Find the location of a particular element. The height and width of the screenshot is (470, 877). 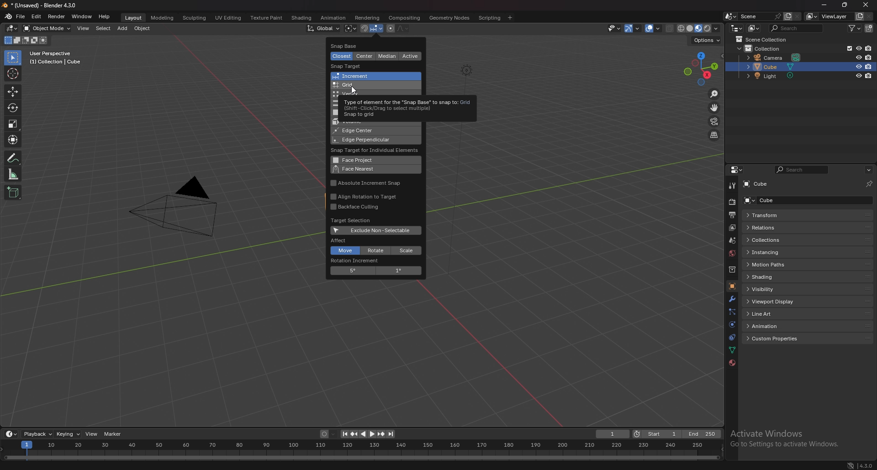

scene is located at coordinates (760, 16).